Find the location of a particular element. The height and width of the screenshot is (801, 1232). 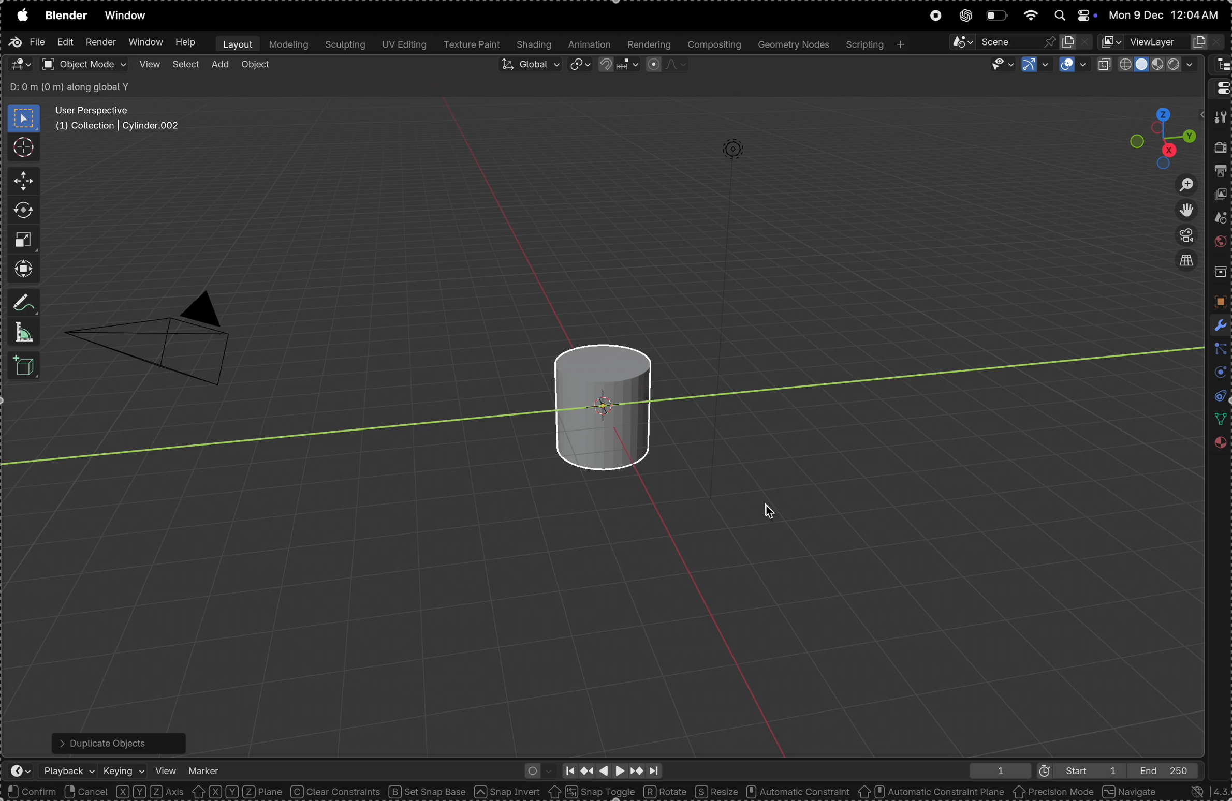

modelling is located at coordinates (288, 44).